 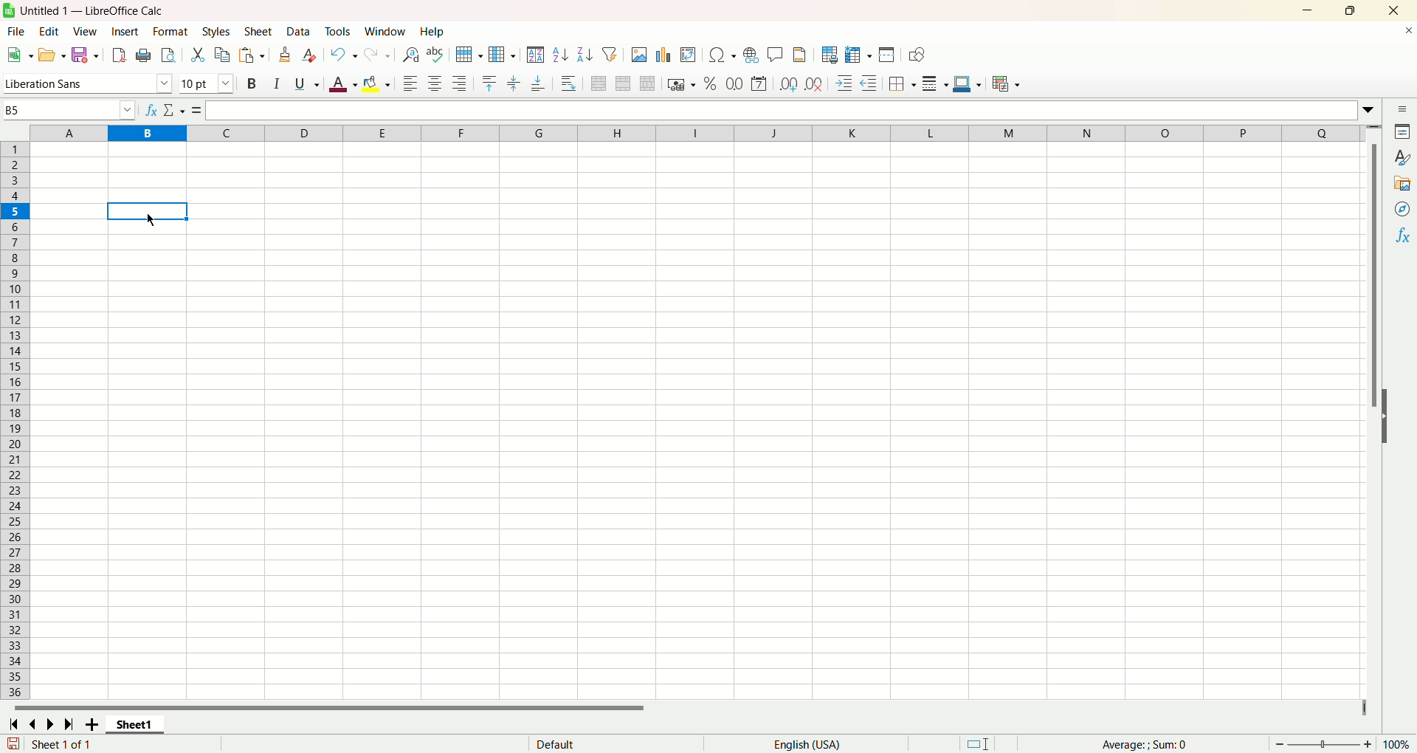 I want to click on tools, so click(x=337, y=32).